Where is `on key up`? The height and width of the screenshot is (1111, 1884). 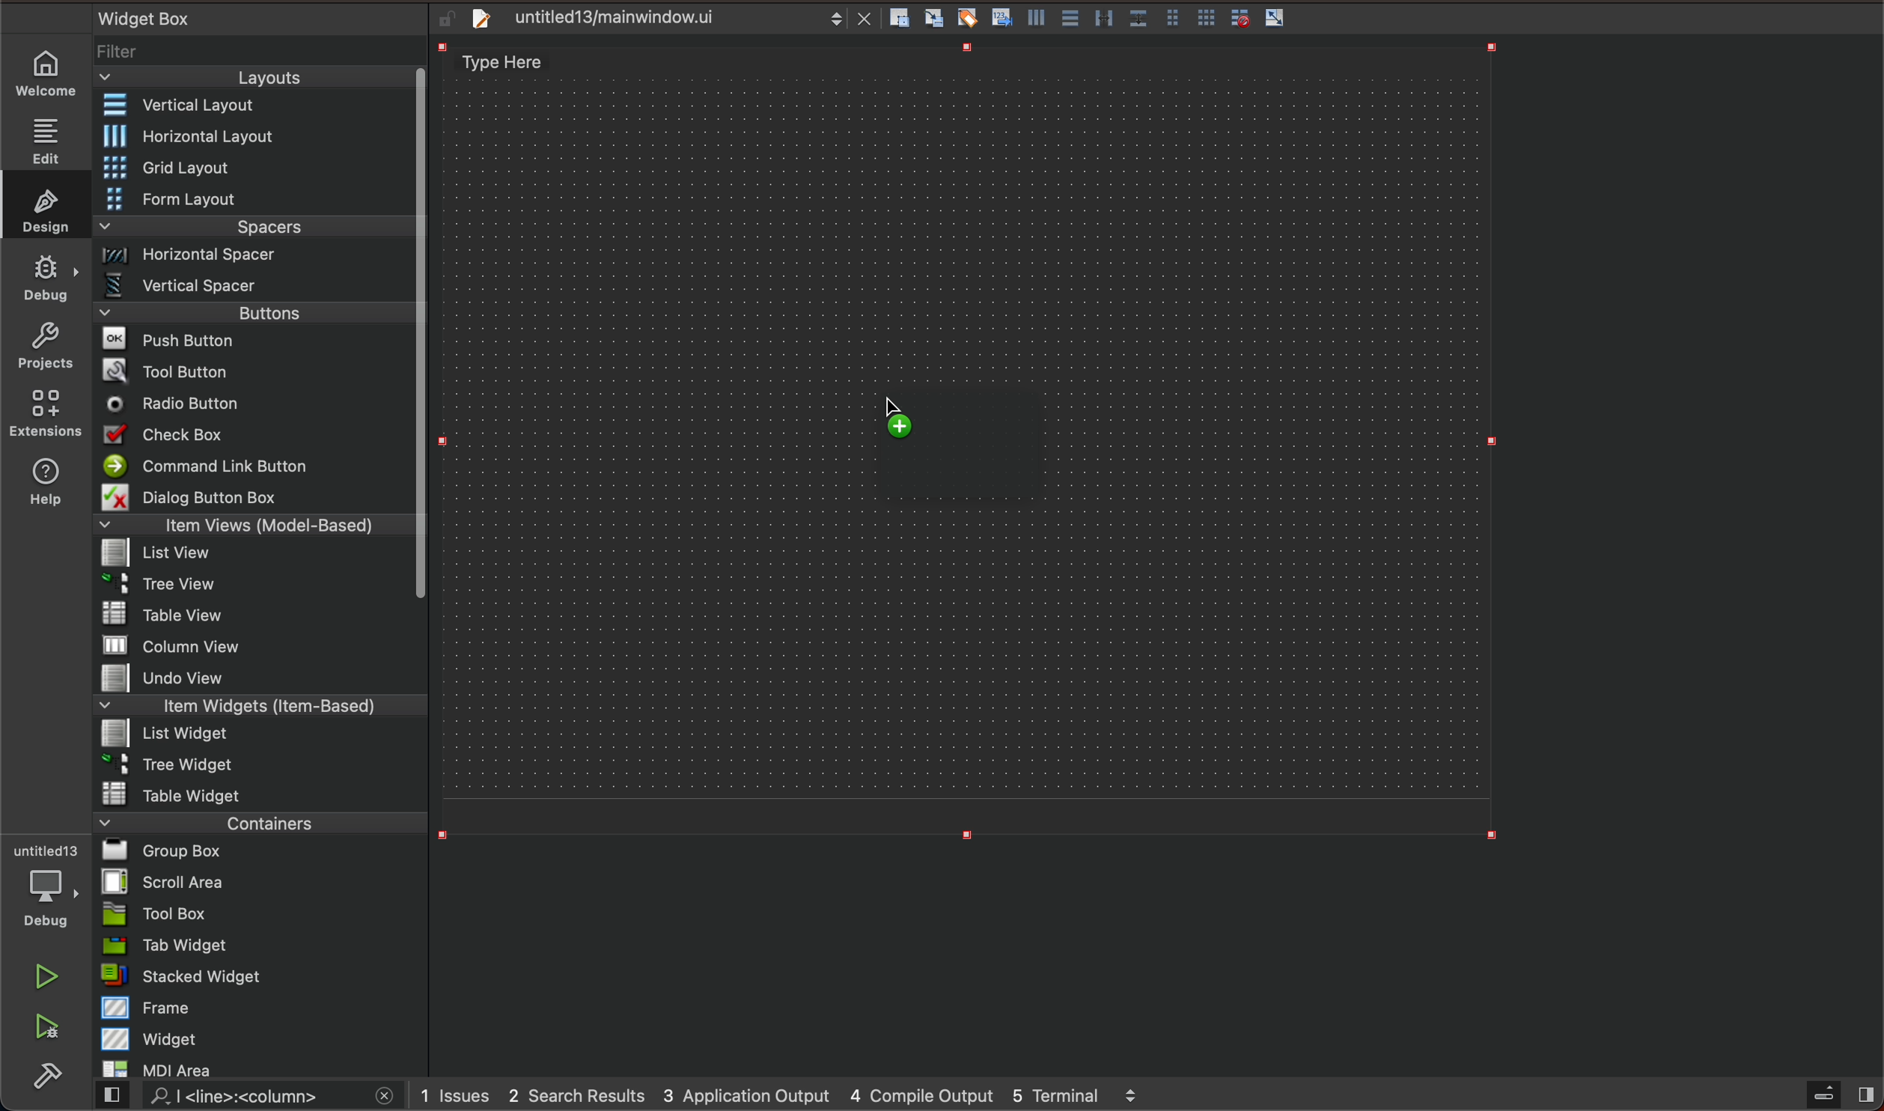
on key up is located at coordinates (971, 443).